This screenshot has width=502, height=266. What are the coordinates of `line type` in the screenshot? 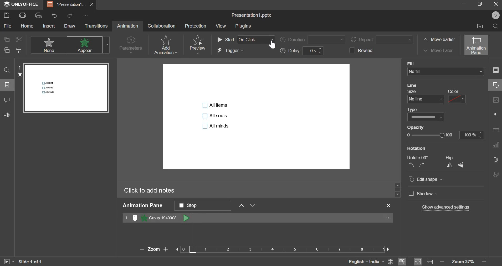 It's located at (425, 117).